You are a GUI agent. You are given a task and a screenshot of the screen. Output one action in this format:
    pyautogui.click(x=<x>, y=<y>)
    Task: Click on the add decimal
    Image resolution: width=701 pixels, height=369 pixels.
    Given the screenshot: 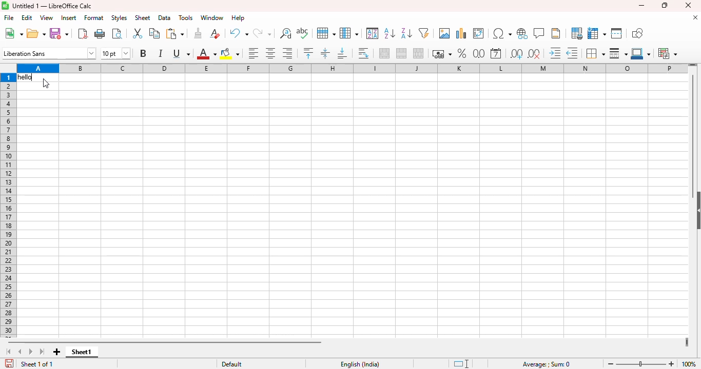 What is the action you would take?
    pyautogui.click(x=517, y=54)
    